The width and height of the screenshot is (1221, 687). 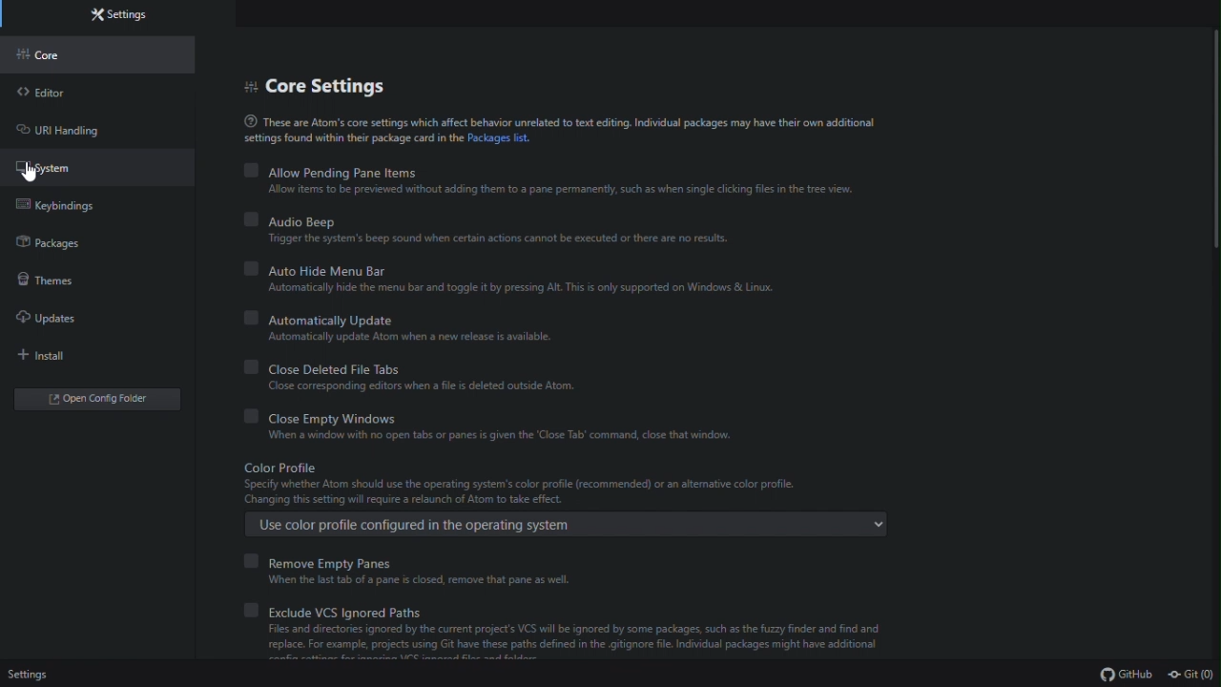 What do you see at coordinates (424, 561) in the screenshot?
I see `Remove empty panes` at bounding box center [424, 561].